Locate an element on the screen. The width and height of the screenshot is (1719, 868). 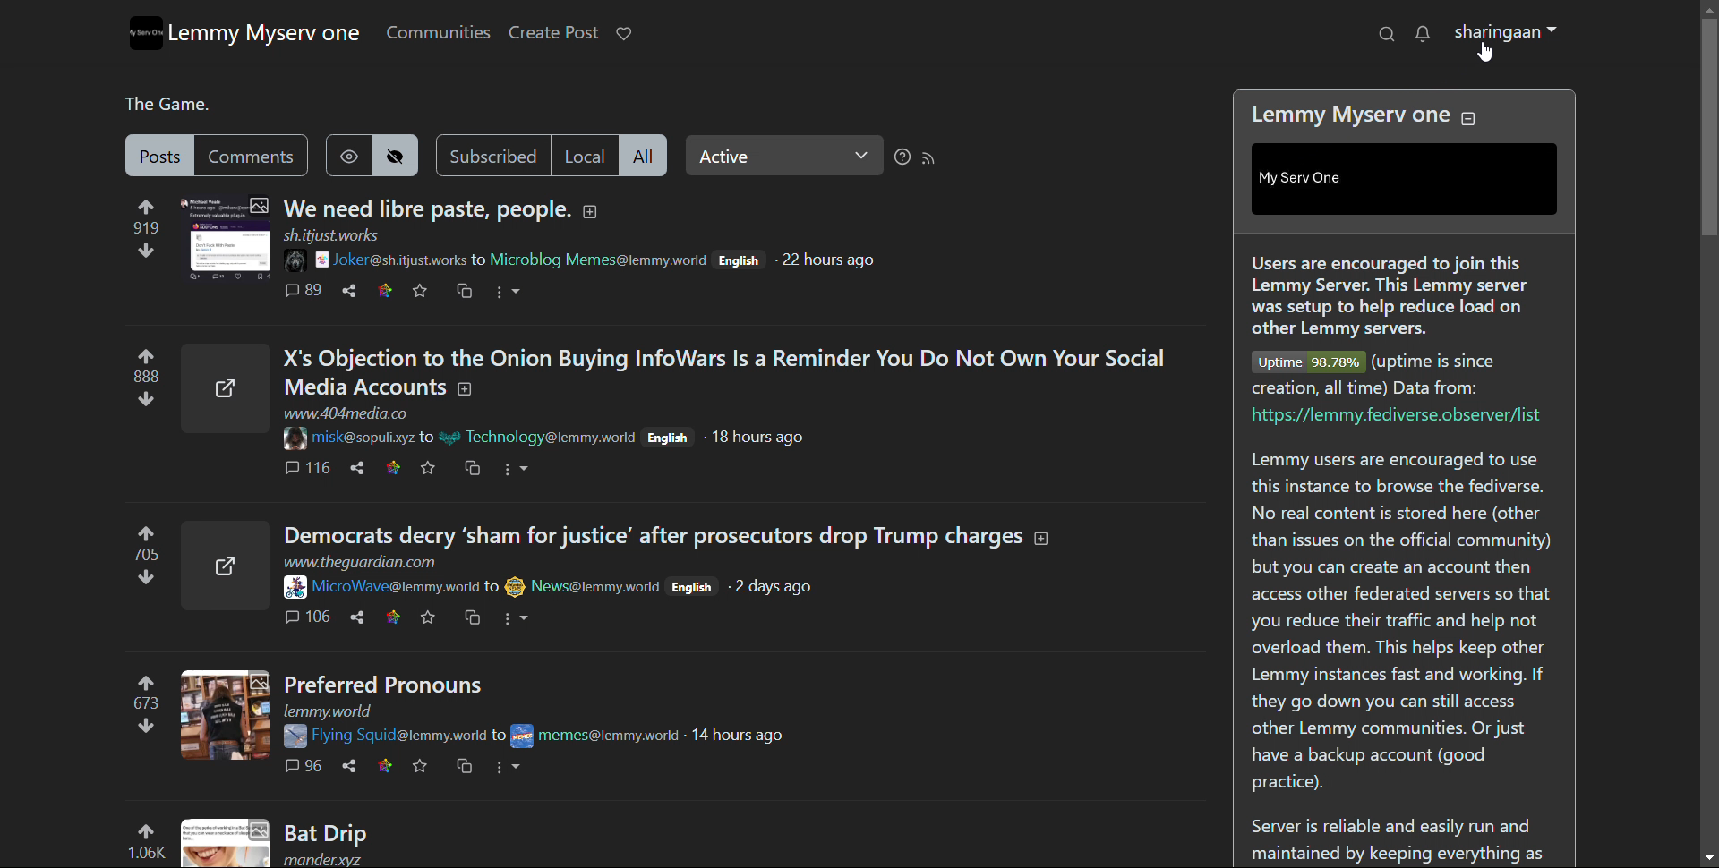
select relevance is located at coordinates (784, 156).